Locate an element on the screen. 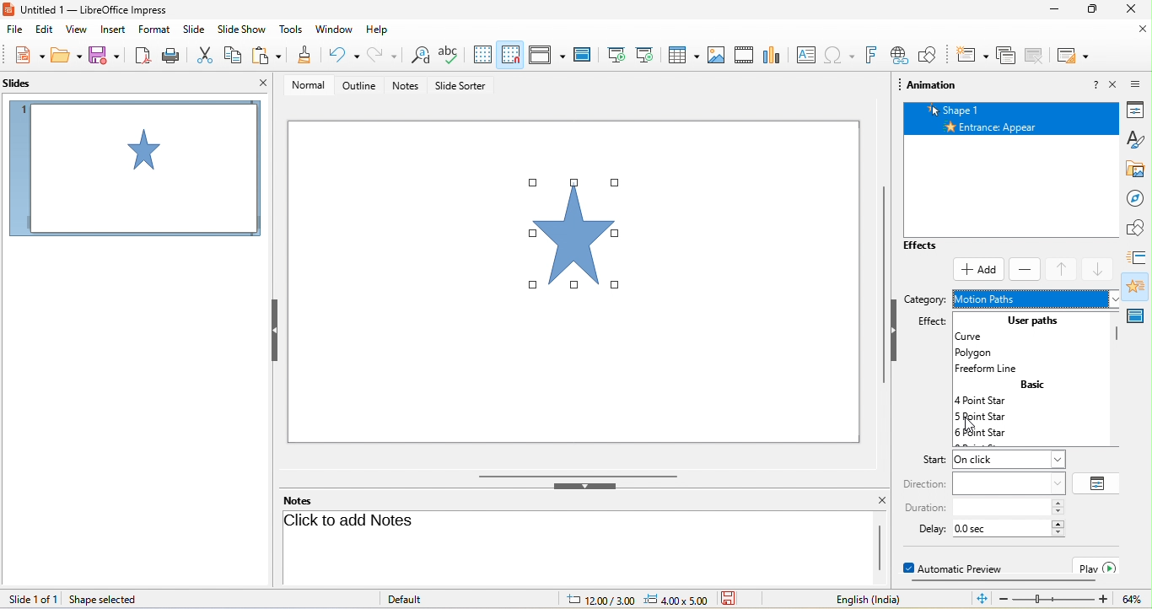  help is located at coordinates (378, 30).